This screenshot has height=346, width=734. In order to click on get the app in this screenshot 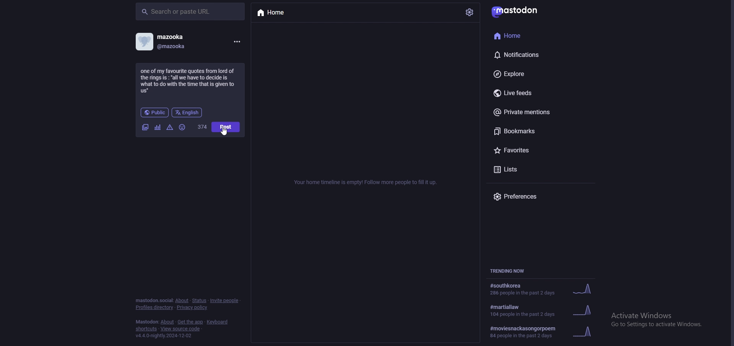, I will do `click(191, 322)`.